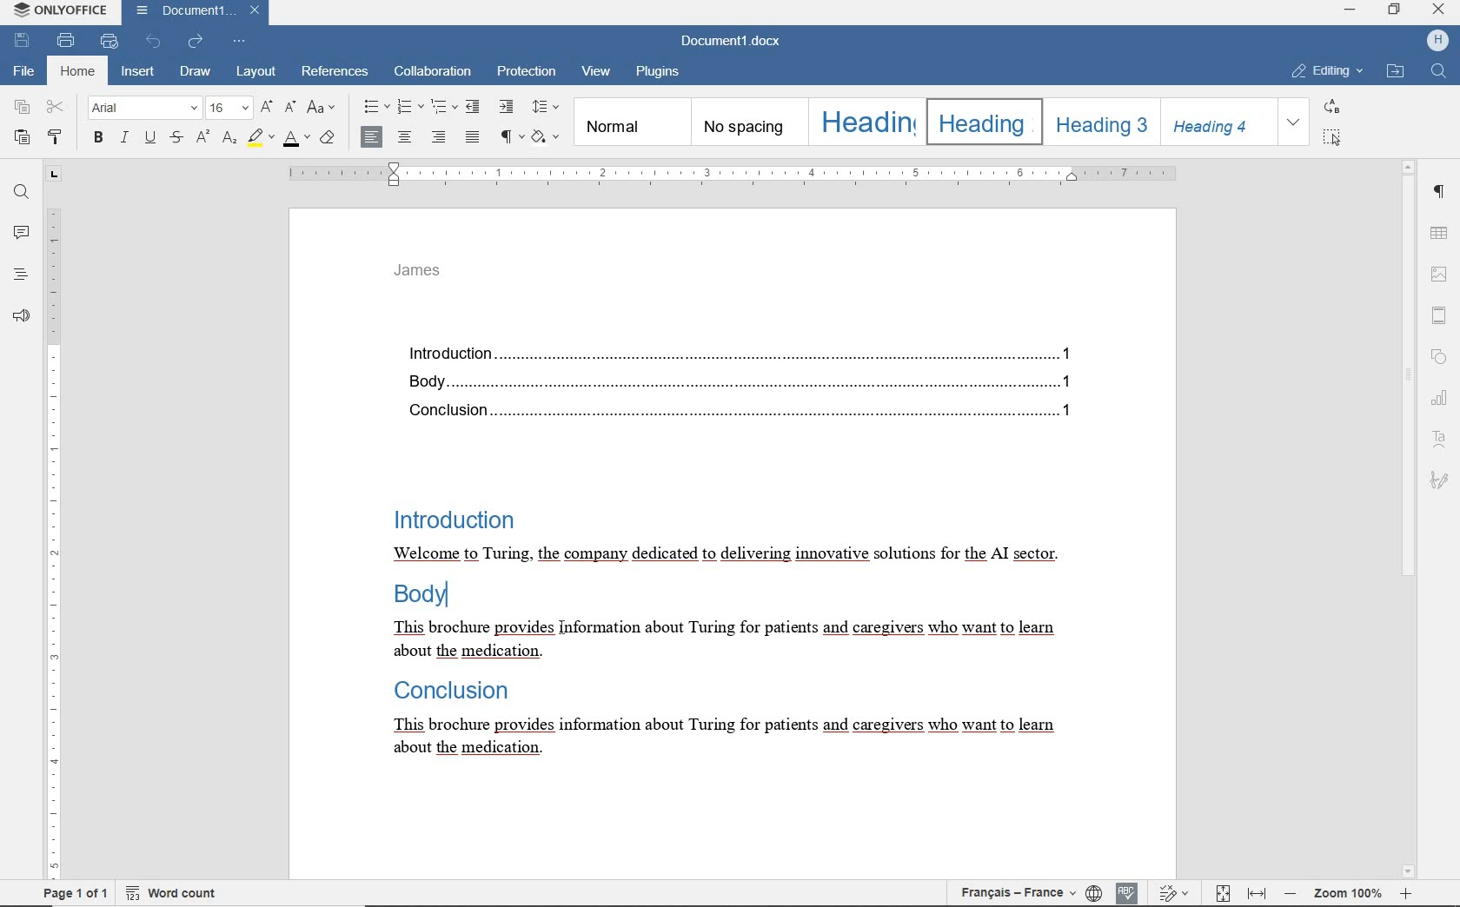 Image resolution: width=1460 pixels, height=907 pixels. What do you see at coordinates (421, 275) in the screenshot?
I see `HEADER TEXT` at bounding box center [421, 275].